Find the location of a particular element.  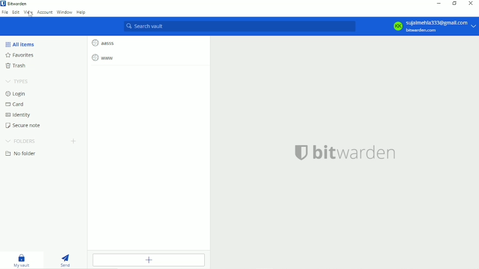

Folders is located at coordinates (22, 141).